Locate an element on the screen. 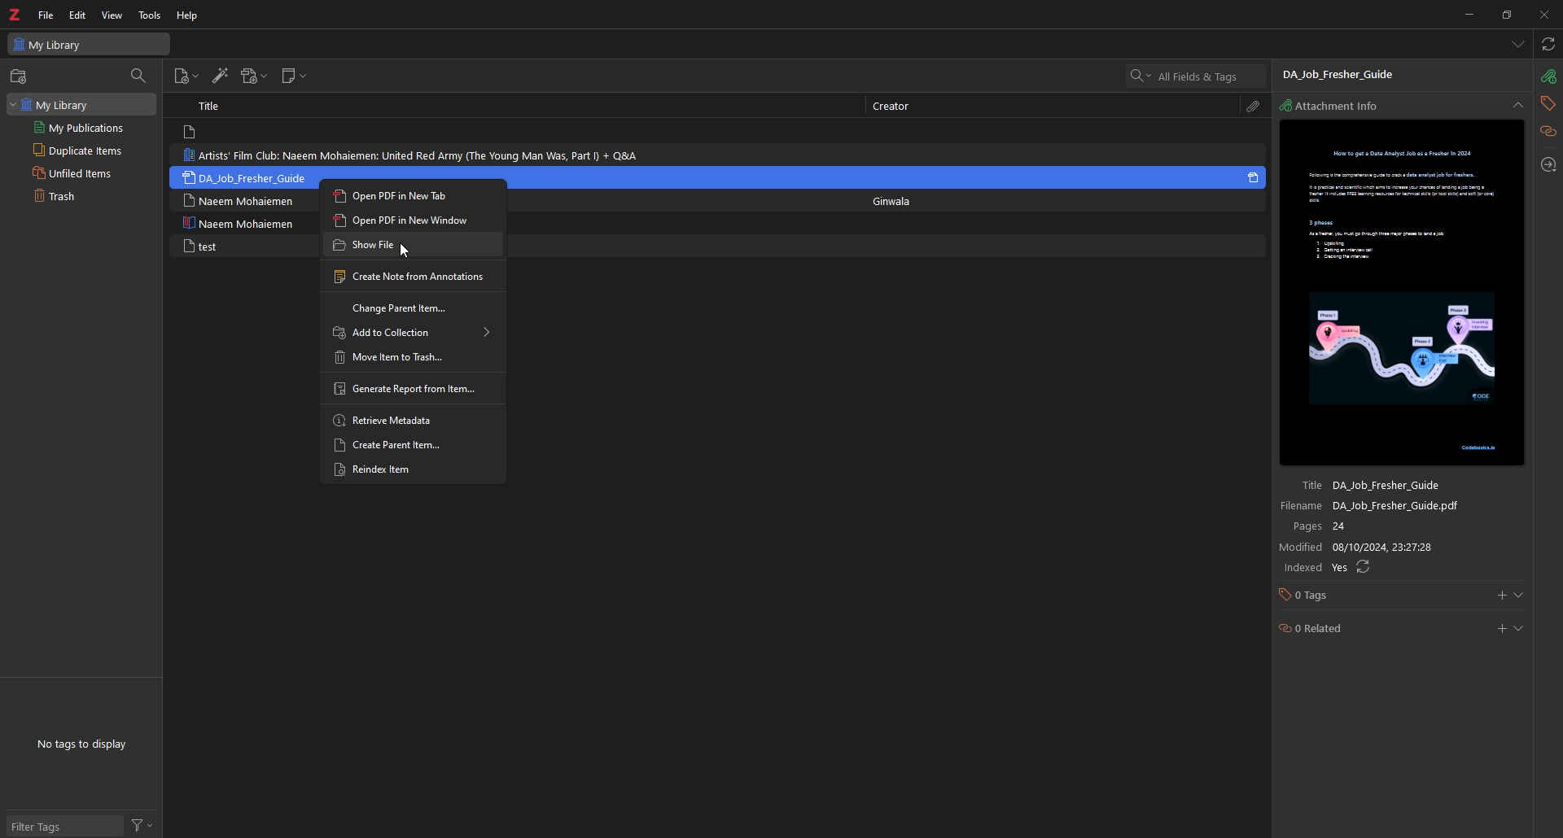 This screenshot has height=838, width=1563. creator is located at coordinates (896, 202).